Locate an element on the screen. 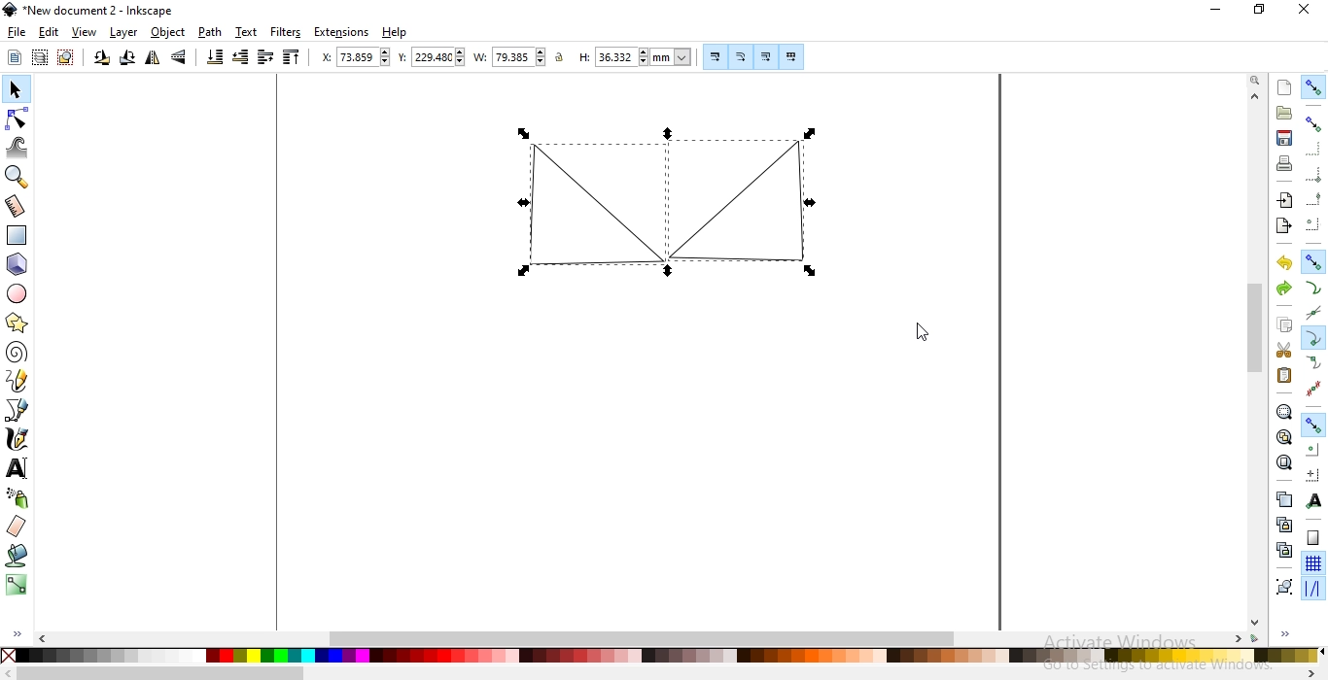  scrollbar is located at coordinates (663, 673).